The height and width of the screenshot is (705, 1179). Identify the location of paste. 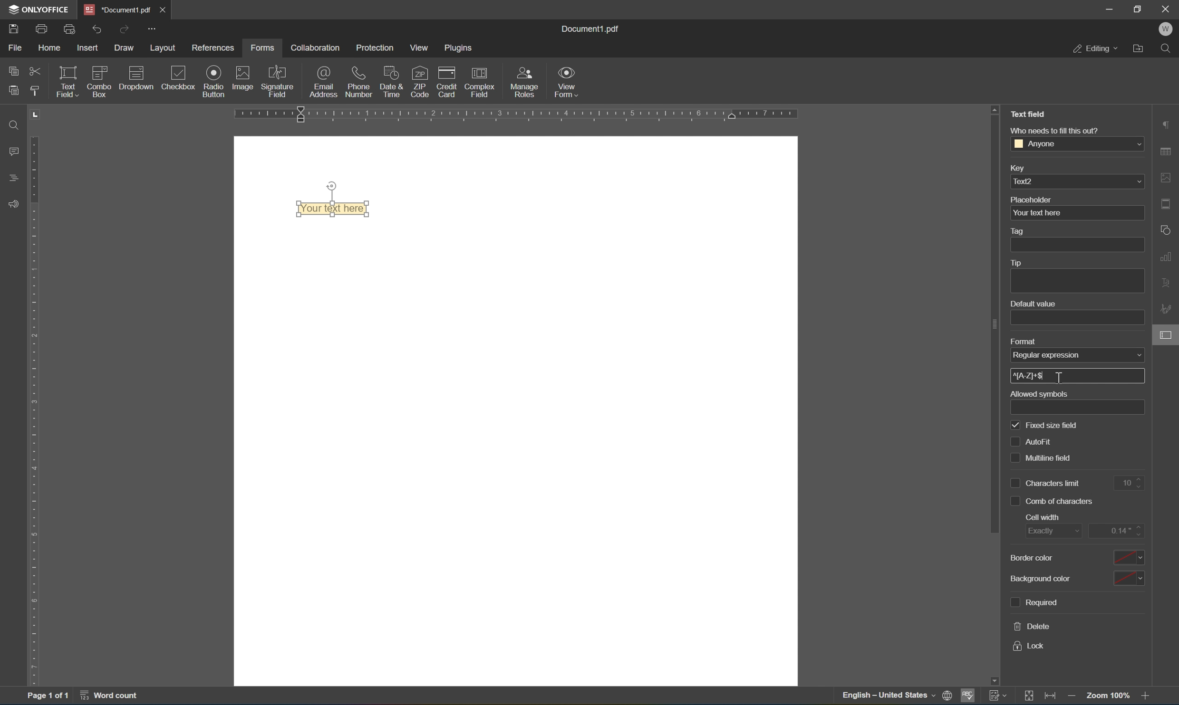
(16, 90).